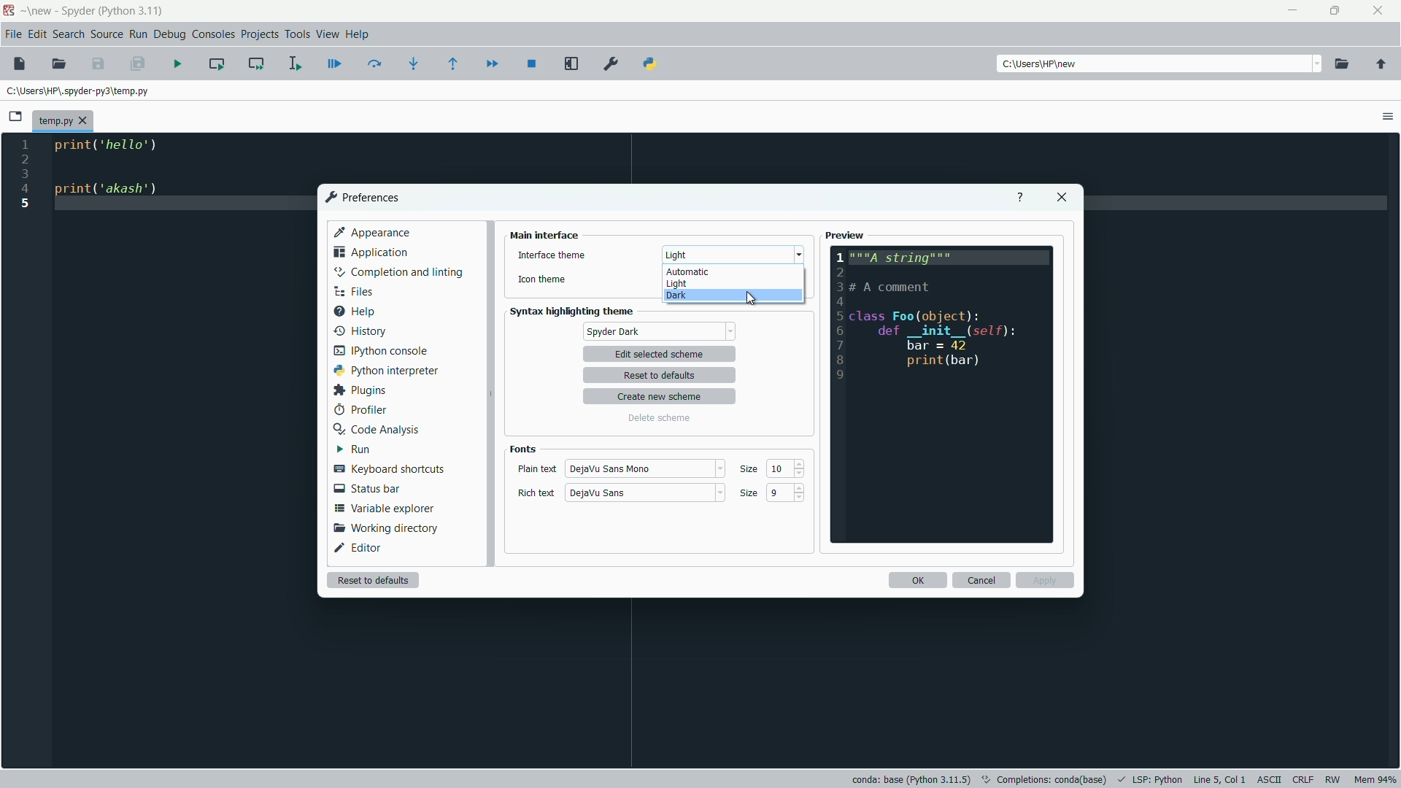 Image resolution: width=1401 pixels, height=788 pixels. I want to click on browse tabs, so click(17, 117).